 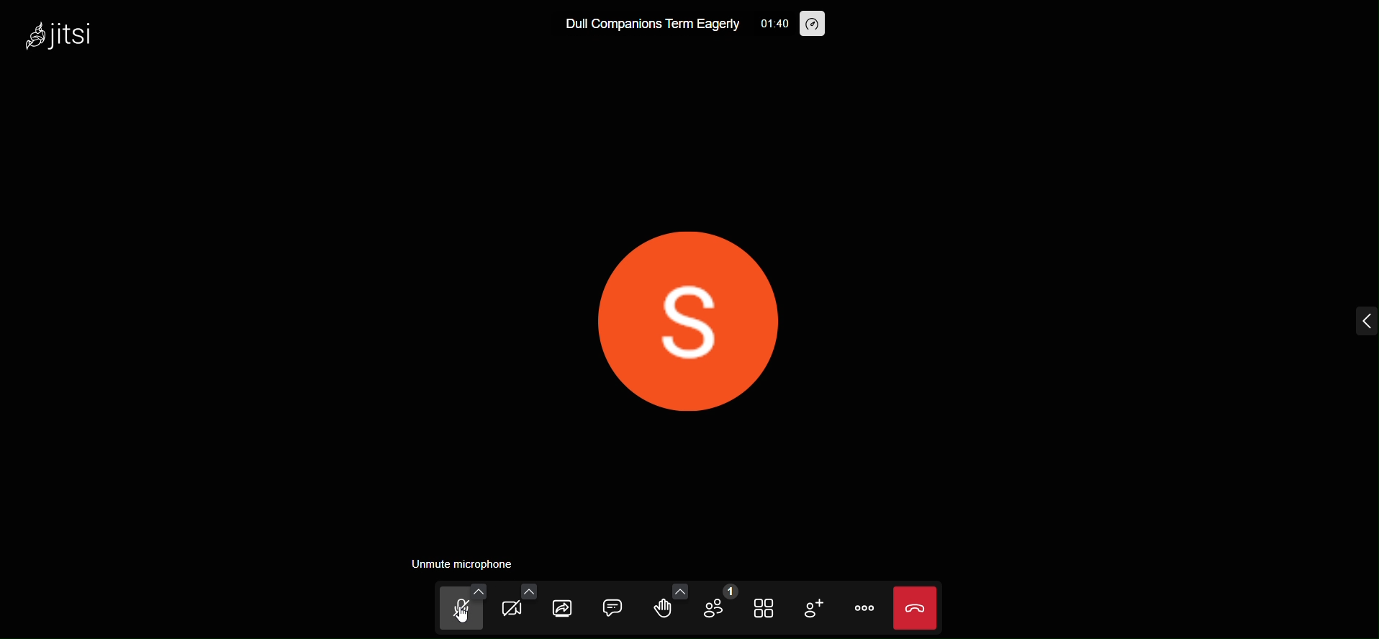 I want to click on microphone on, so click(x=457, y=612).